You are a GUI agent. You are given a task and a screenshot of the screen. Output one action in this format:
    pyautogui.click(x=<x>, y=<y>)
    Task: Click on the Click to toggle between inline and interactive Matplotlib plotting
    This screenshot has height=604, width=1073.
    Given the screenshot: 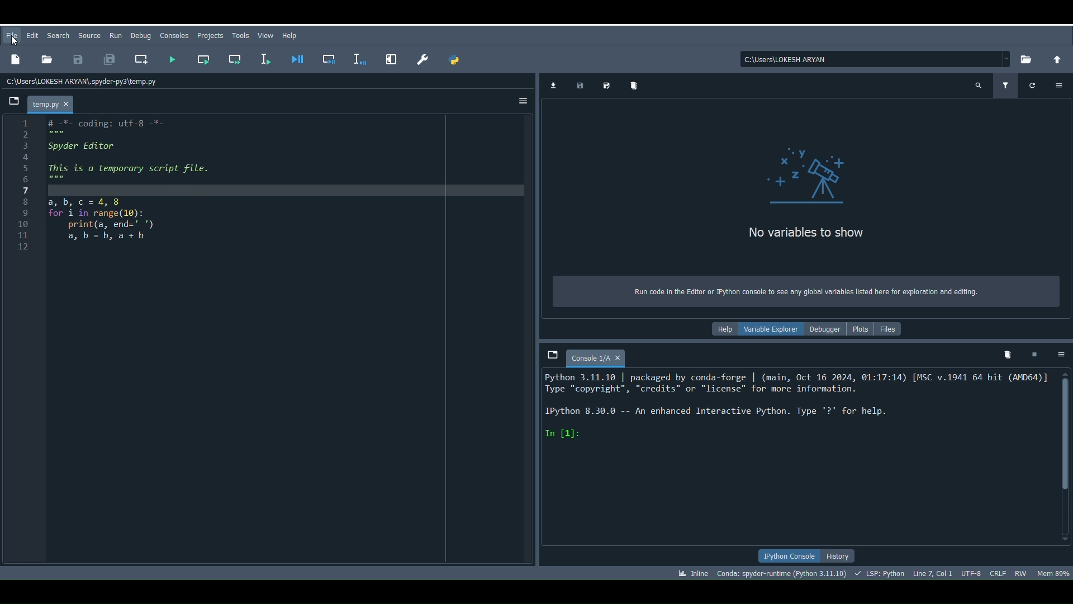 What is the action you would take?
    pyautogui.click(x=693, y=573)
    